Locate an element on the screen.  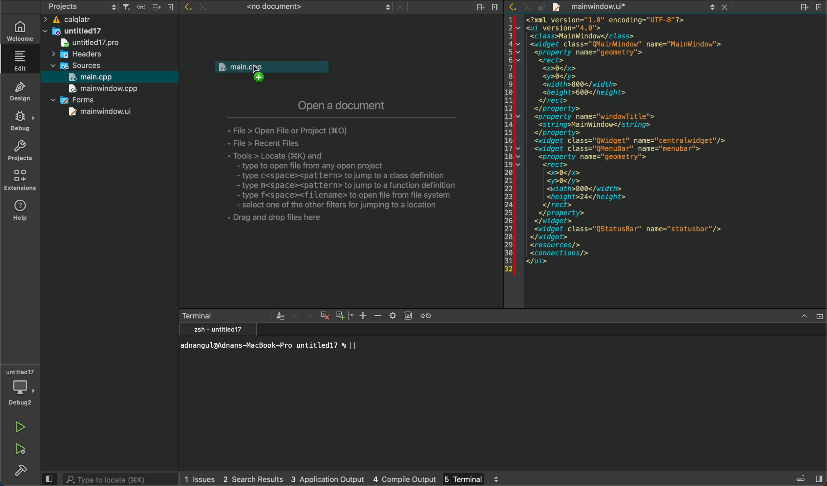
projects is located at coordinates (21, 150).